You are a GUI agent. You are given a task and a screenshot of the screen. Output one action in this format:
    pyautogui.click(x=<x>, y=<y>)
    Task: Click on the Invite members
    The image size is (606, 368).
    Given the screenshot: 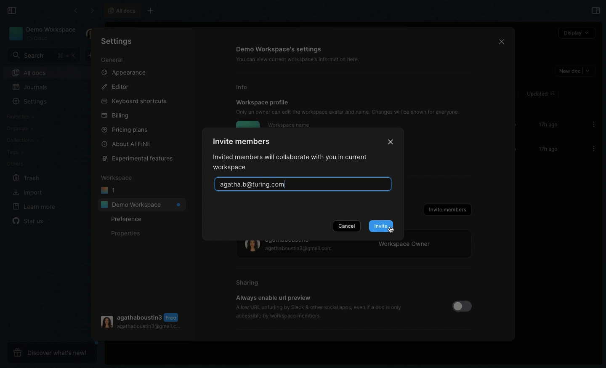 What is the action you would take?
    pyautogui.click(x=447, y=210)
    